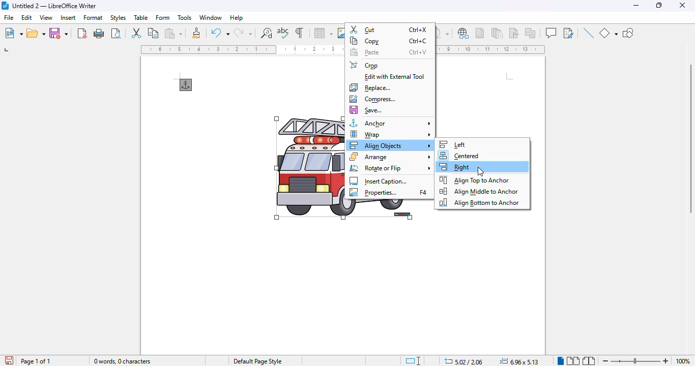 This screenshot has height=366, width=695. I want to click on insert bookmark, so click(513, 33).